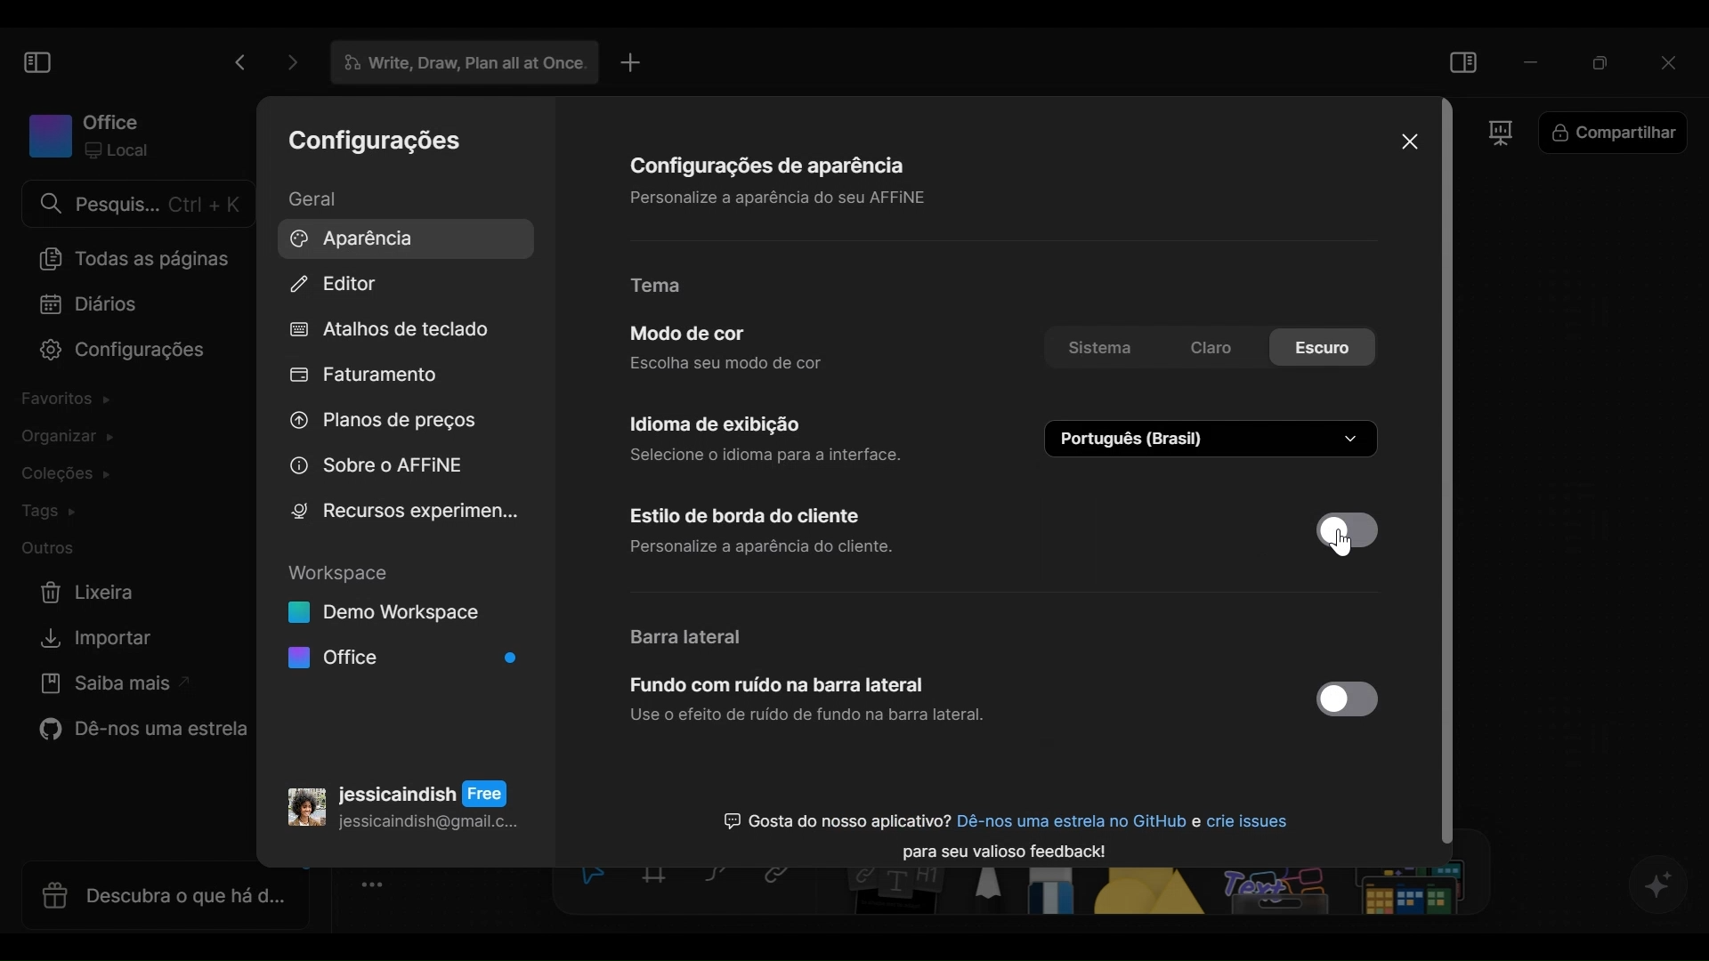 This screenshot has height=961, width=1709. Describe the element at coordinates (588, 877) in the screenshot. I see `Select` at that location.